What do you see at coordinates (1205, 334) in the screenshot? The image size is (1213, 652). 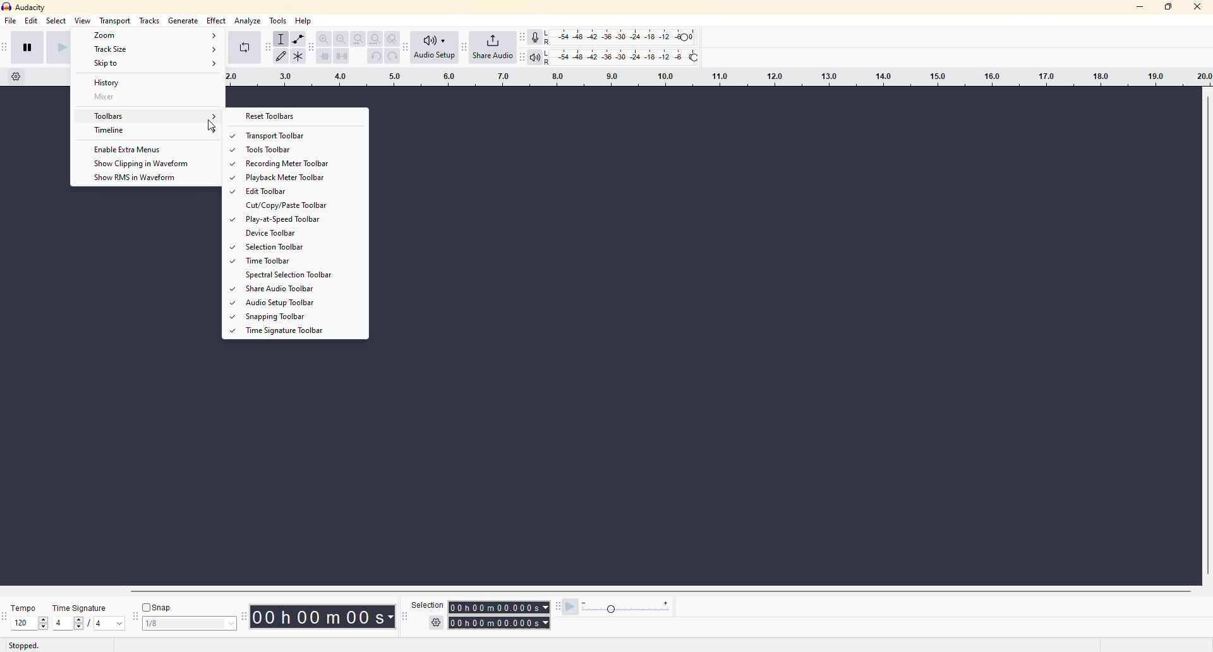 I see `Vertical Scrollbar` at bounding box center [1205, 334].